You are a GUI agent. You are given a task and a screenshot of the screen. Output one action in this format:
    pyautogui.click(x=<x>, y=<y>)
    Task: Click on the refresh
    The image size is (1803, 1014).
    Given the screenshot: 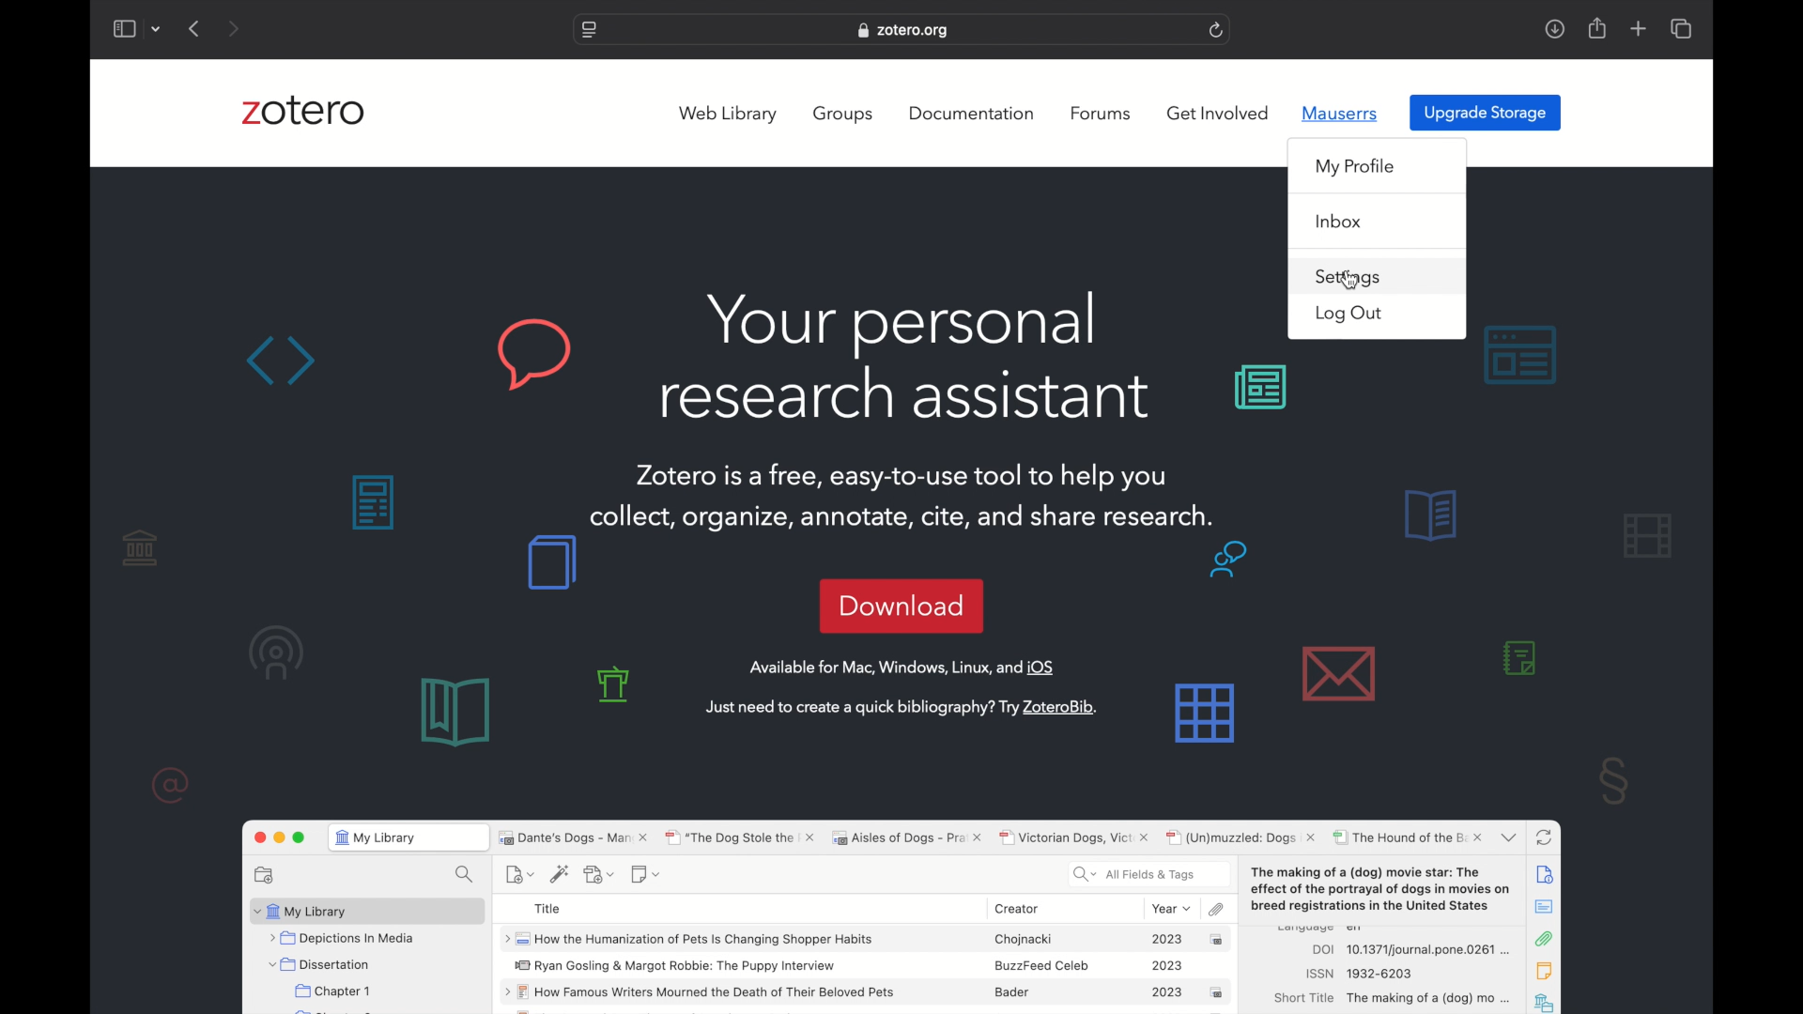 What is the action you would take?
    pyautogui.click(x=1217, y=30)
    